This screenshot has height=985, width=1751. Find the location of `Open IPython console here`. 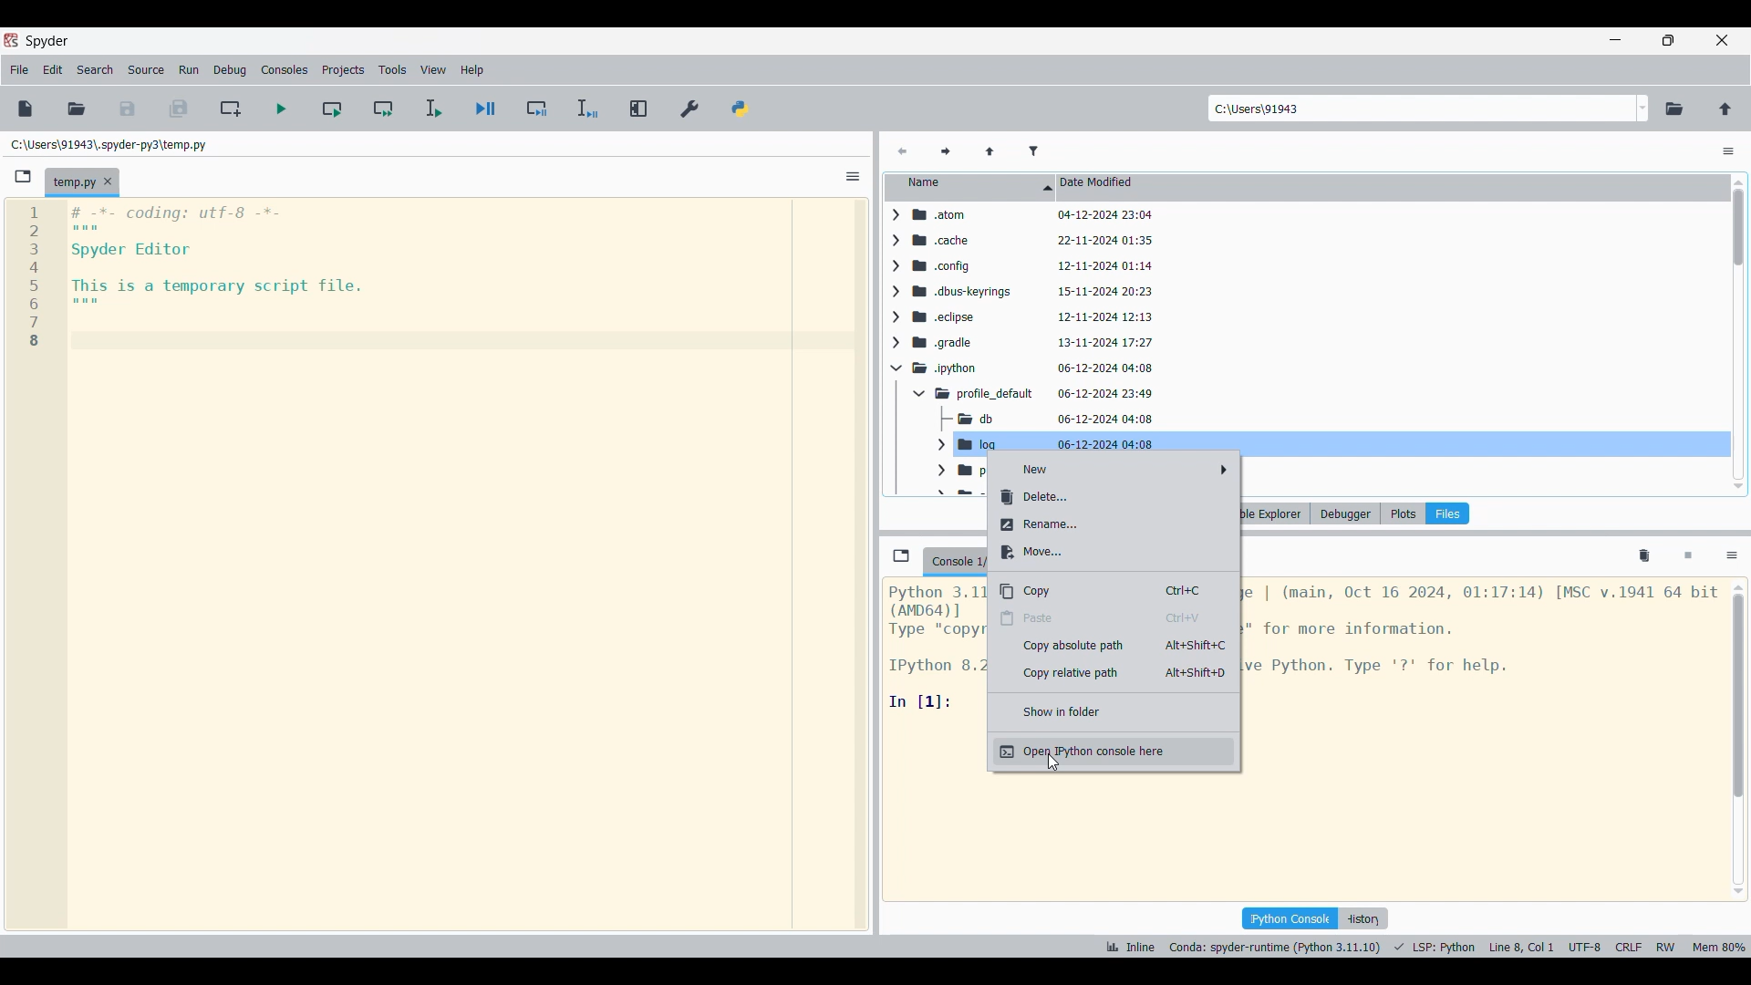

Open IPython console here is located at coordinates (1114, 752).